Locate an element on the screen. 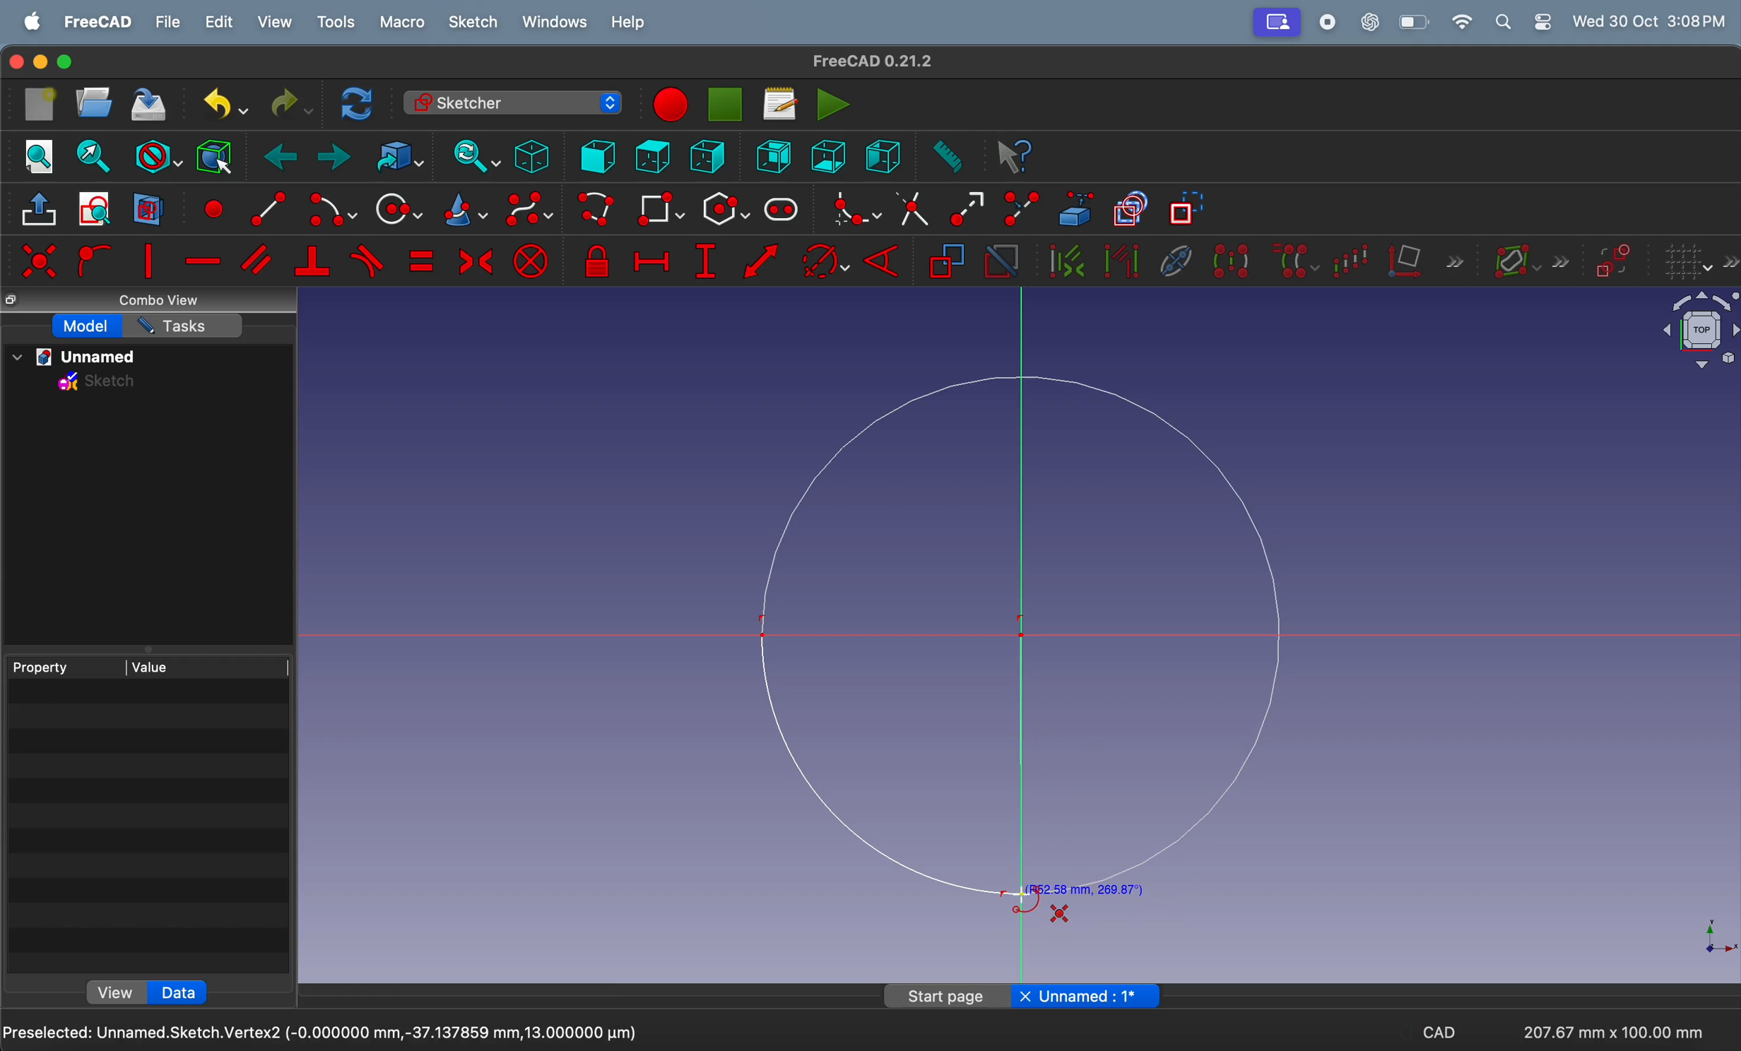  Wed 30 Oct 3:07PM is located at coordinates (1653, 20).